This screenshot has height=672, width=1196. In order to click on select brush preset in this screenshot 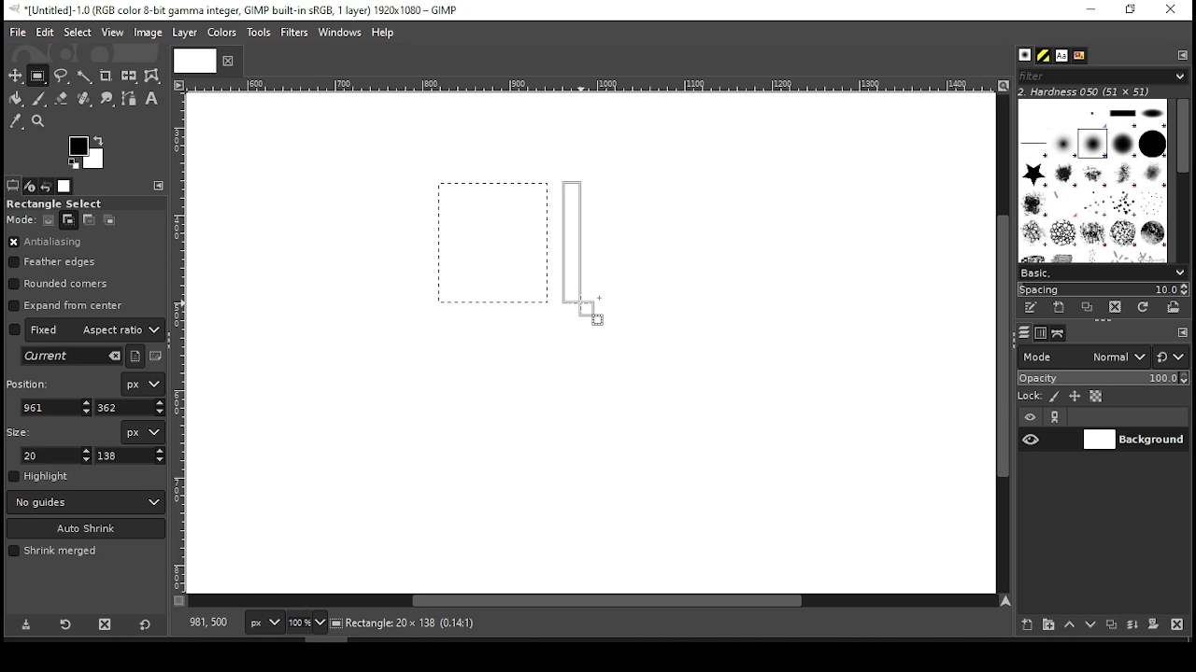, I will do `click(1104, 272)`.